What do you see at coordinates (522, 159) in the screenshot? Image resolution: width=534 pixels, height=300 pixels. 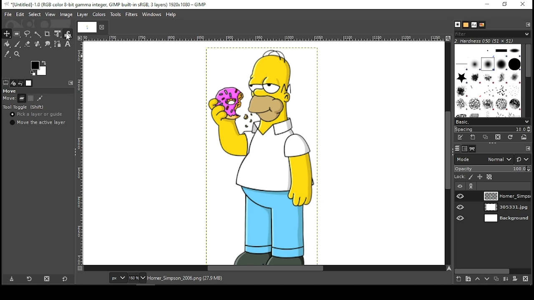 I see `switch to another group of modes` at bounding box center [522, 159].